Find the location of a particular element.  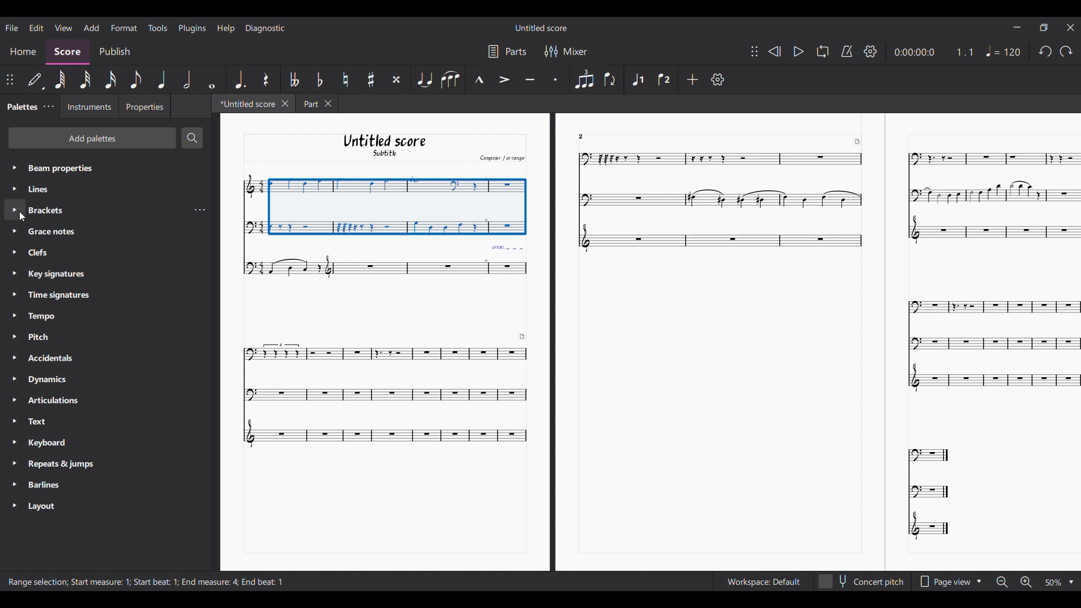

 is located at coordinates (720, 199).